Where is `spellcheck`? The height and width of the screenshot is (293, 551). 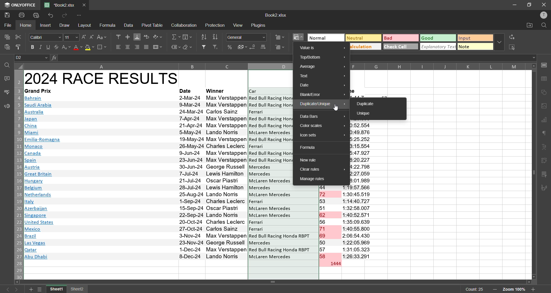 spellcheck is located at coordinates (6, 93).